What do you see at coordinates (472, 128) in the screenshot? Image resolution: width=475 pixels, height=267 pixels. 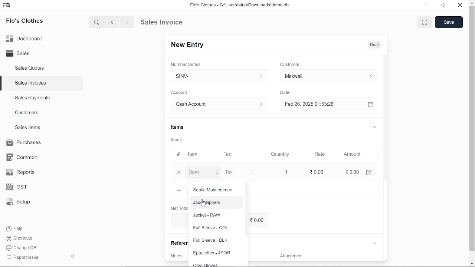 I see `vertical scrollbar` at bounding box center [472, 128].